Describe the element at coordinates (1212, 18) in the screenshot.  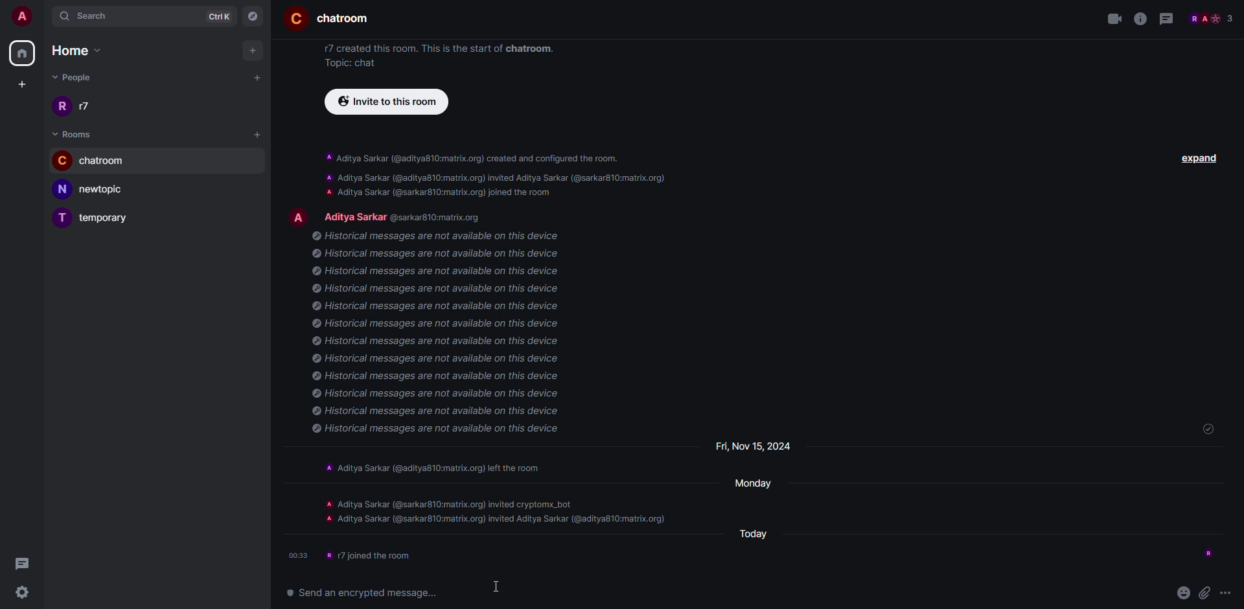
I see `people` at that location.